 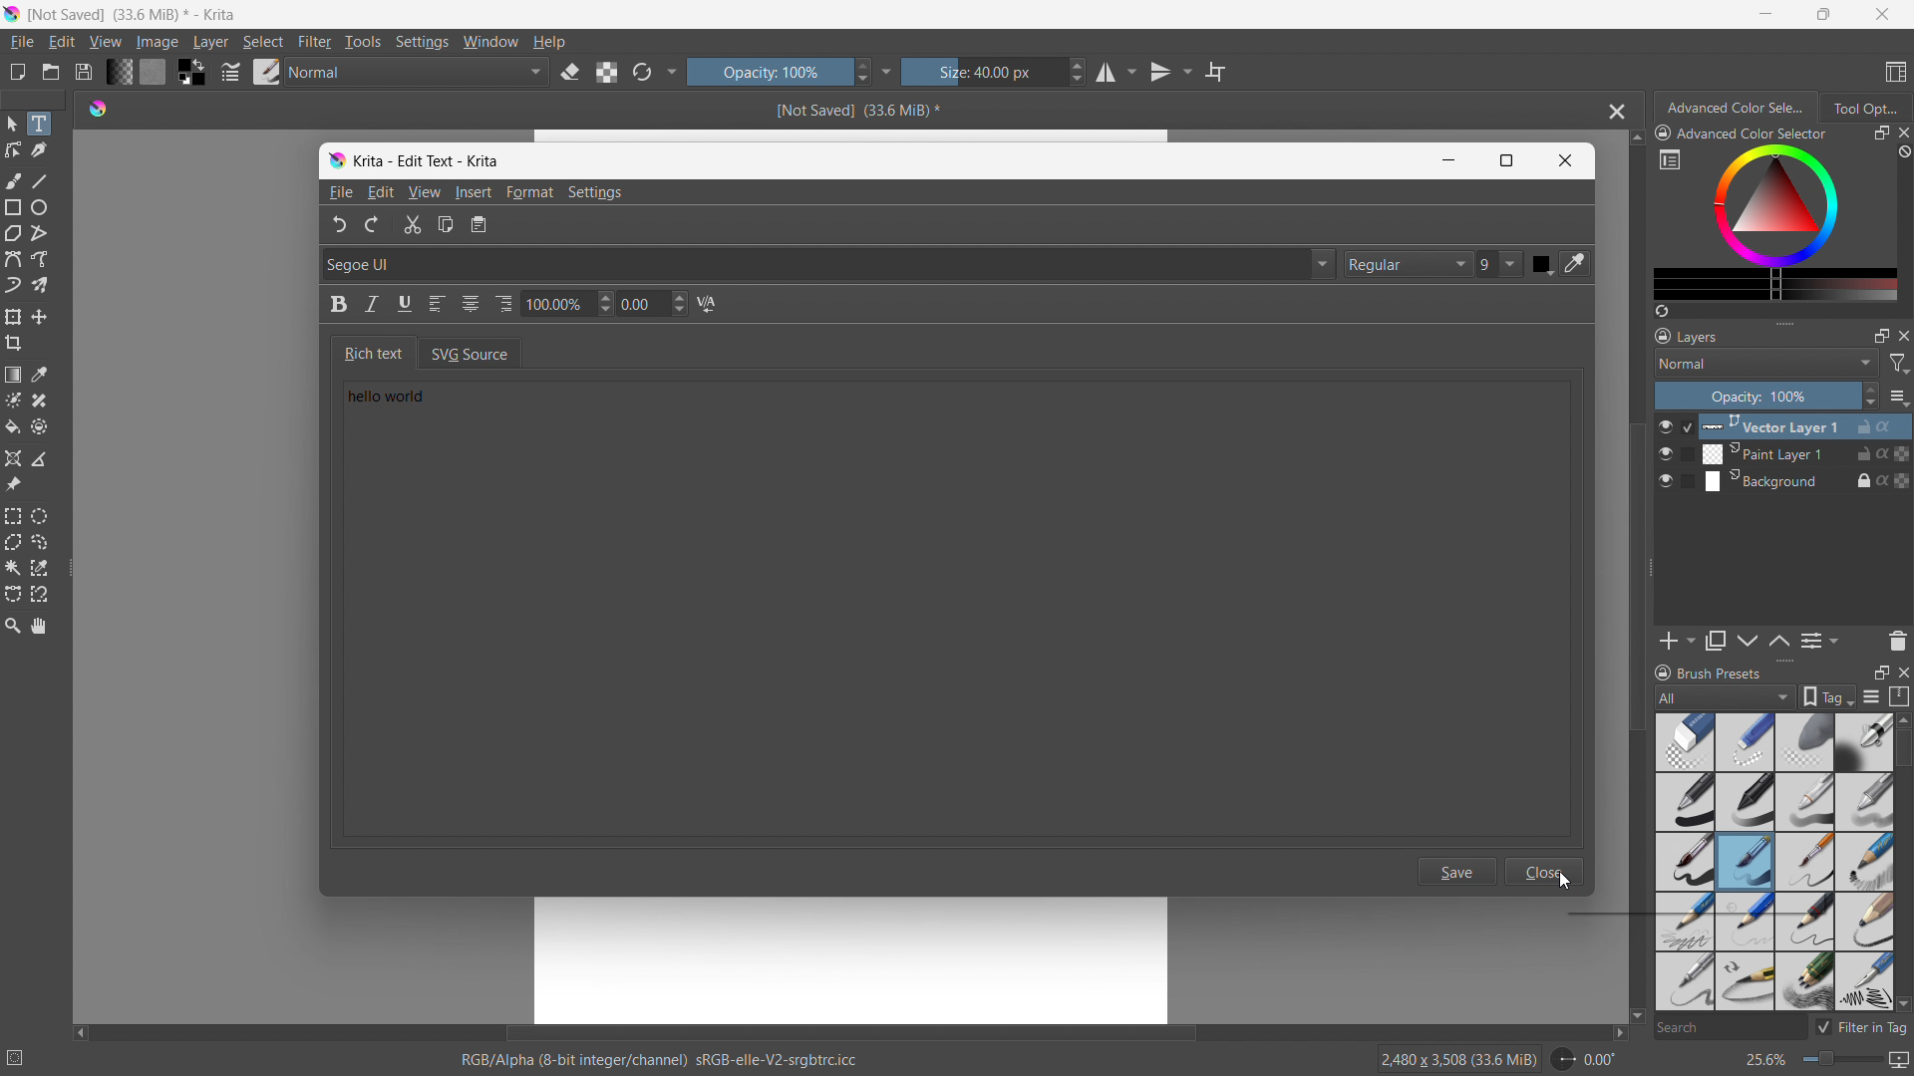 I want to click on bezier curve selection tool, so click(x=13, y=595).